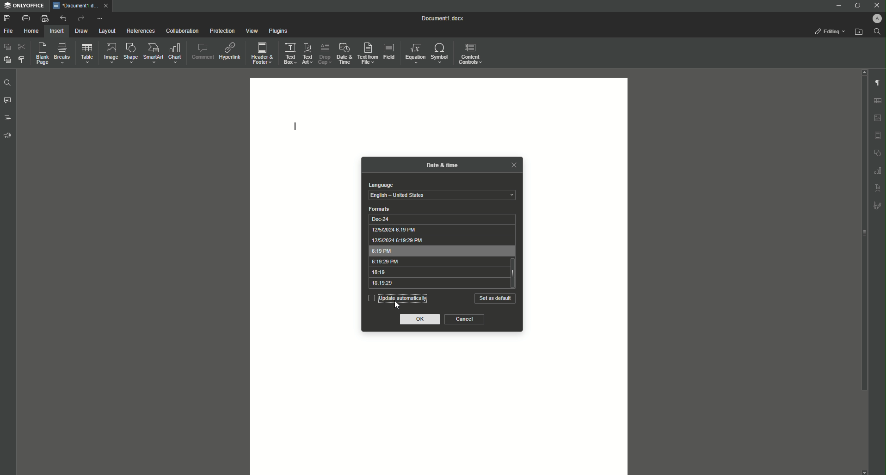 Image resolution: width=886 pixels, height=475 pixels. Describe the element at coordinates (437, 219) in the screenshot. I see `Dec-24` at that location.